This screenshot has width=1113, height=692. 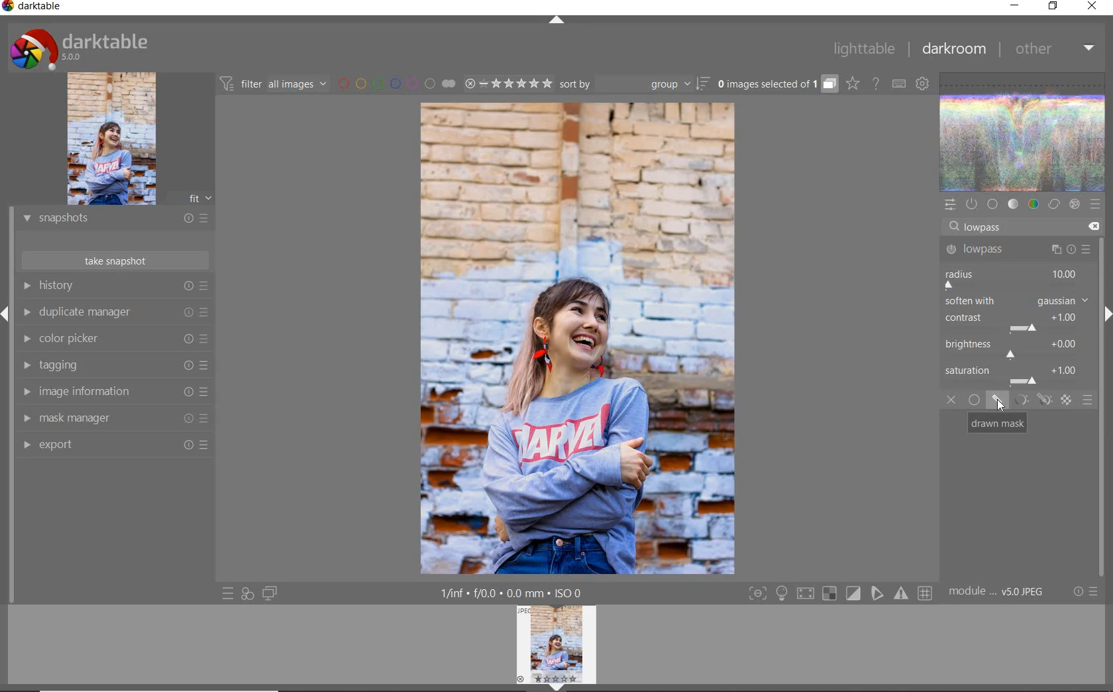 I want to click on Toggle modes, so click(x=839, y=594).